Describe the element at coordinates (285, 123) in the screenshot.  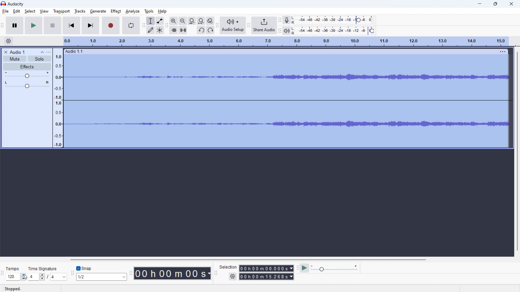
I see `Waveform` at that location.